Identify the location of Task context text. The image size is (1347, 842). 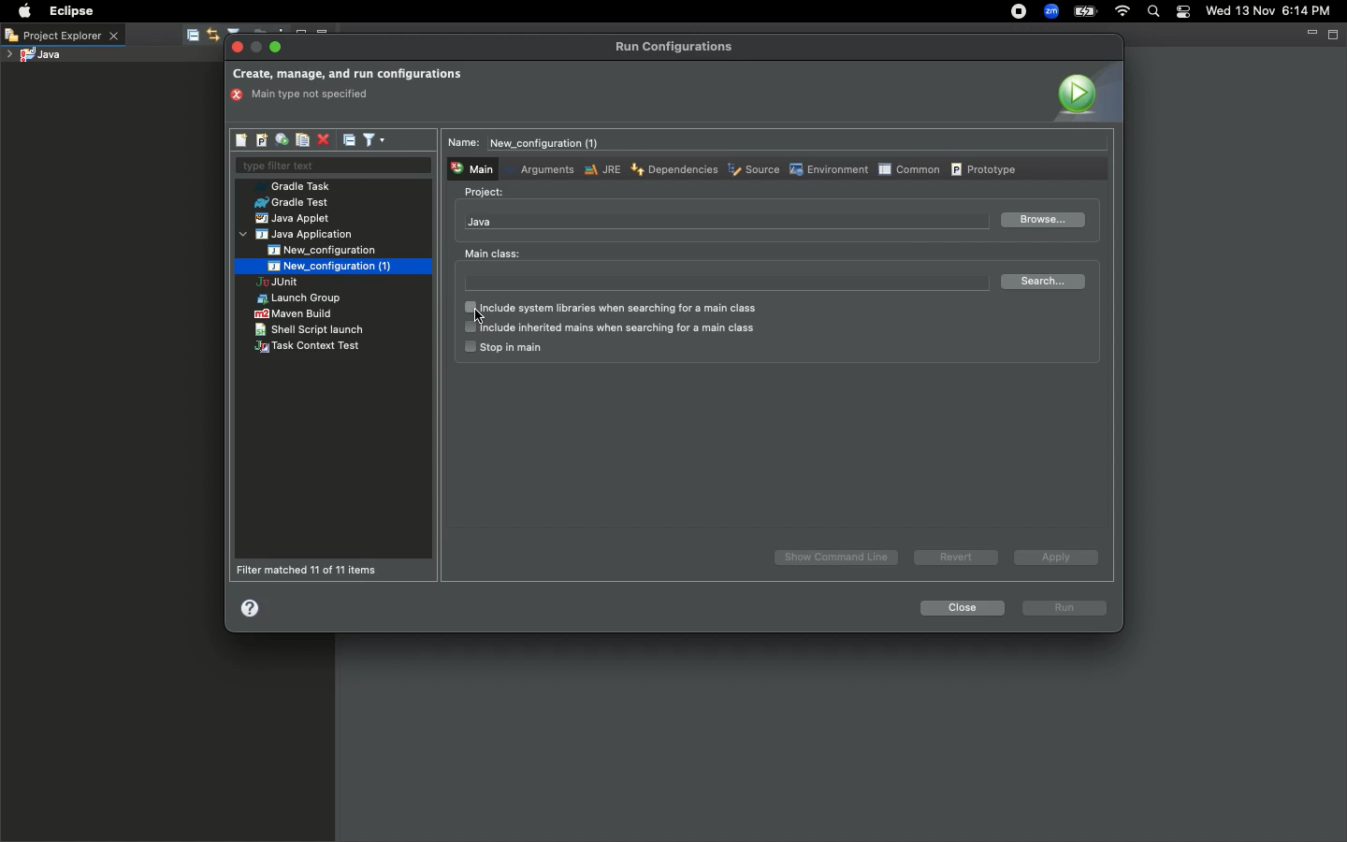
(310, 347).